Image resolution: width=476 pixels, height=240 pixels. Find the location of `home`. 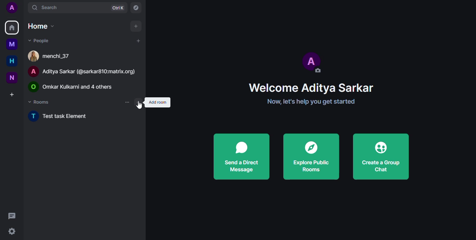

home is located at coordinates (41, 26).